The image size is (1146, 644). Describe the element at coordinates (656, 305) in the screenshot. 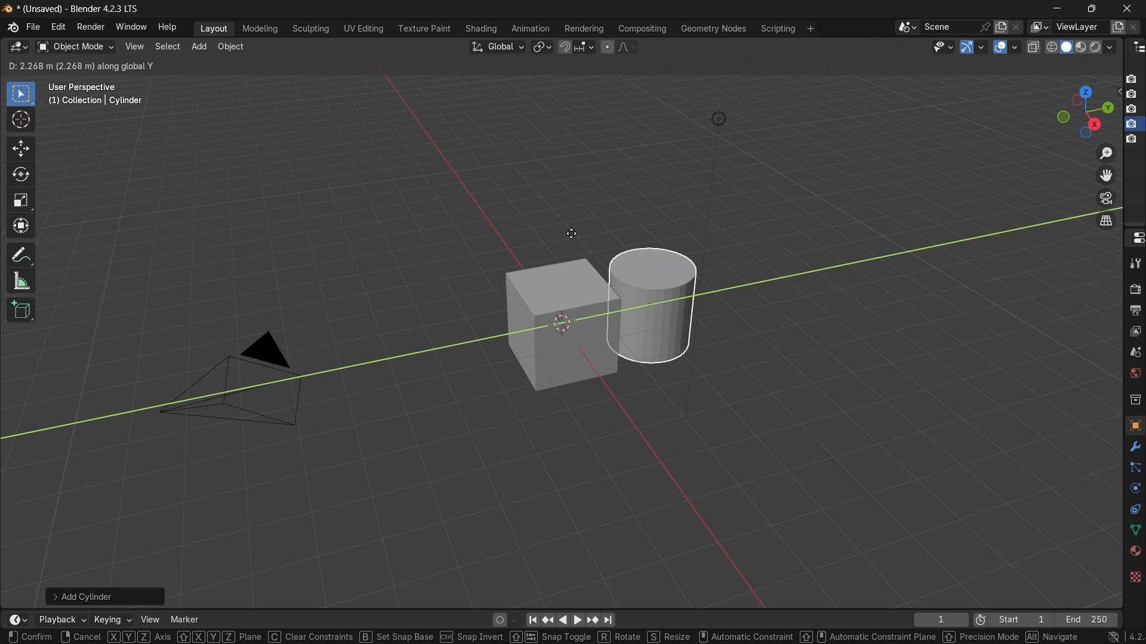

I see `cylinder` at that location.